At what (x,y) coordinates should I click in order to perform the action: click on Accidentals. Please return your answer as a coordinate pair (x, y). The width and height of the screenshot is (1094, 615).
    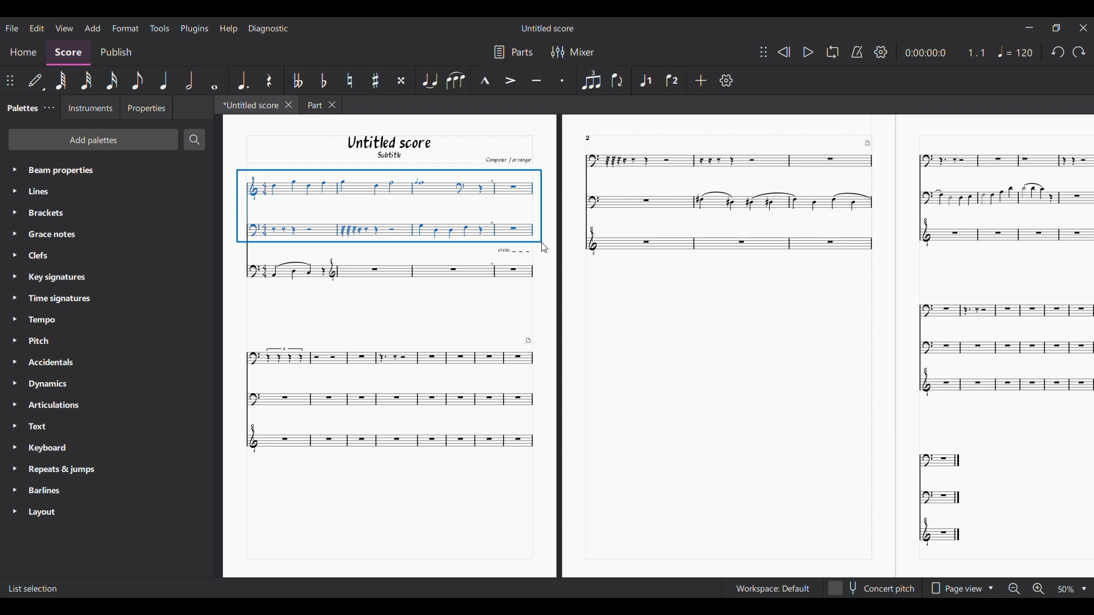
    Looking at the image, I should click on (54, 362).